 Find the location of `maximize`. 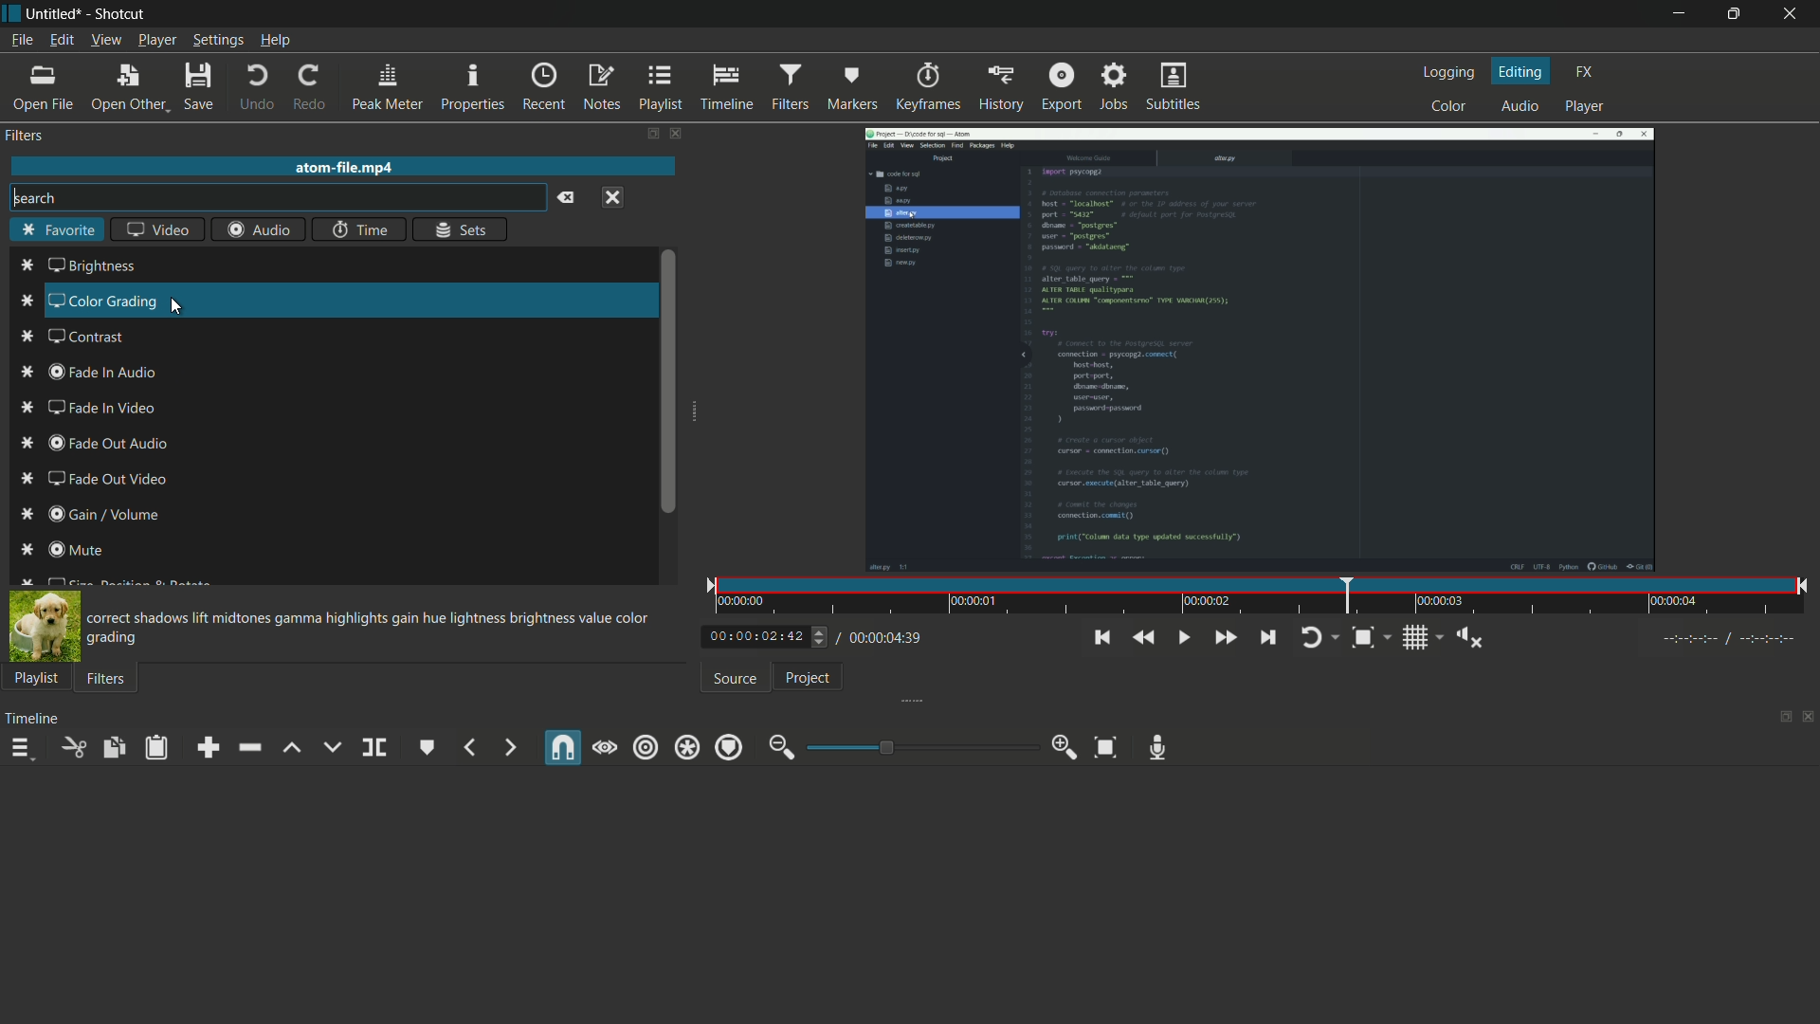

maximize is located at coordinates (1732, 14).